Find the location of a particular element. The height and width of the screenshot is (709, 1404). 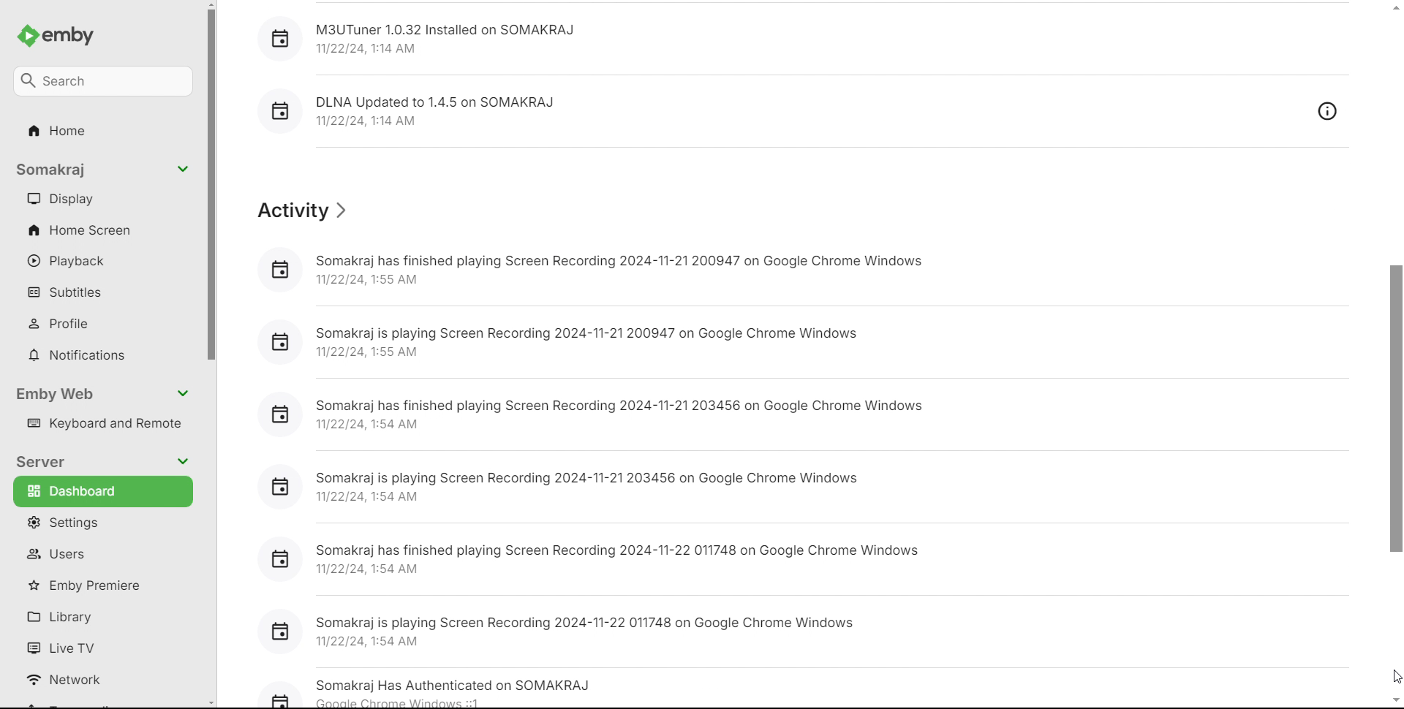

home is located at coordinates (103, 133).